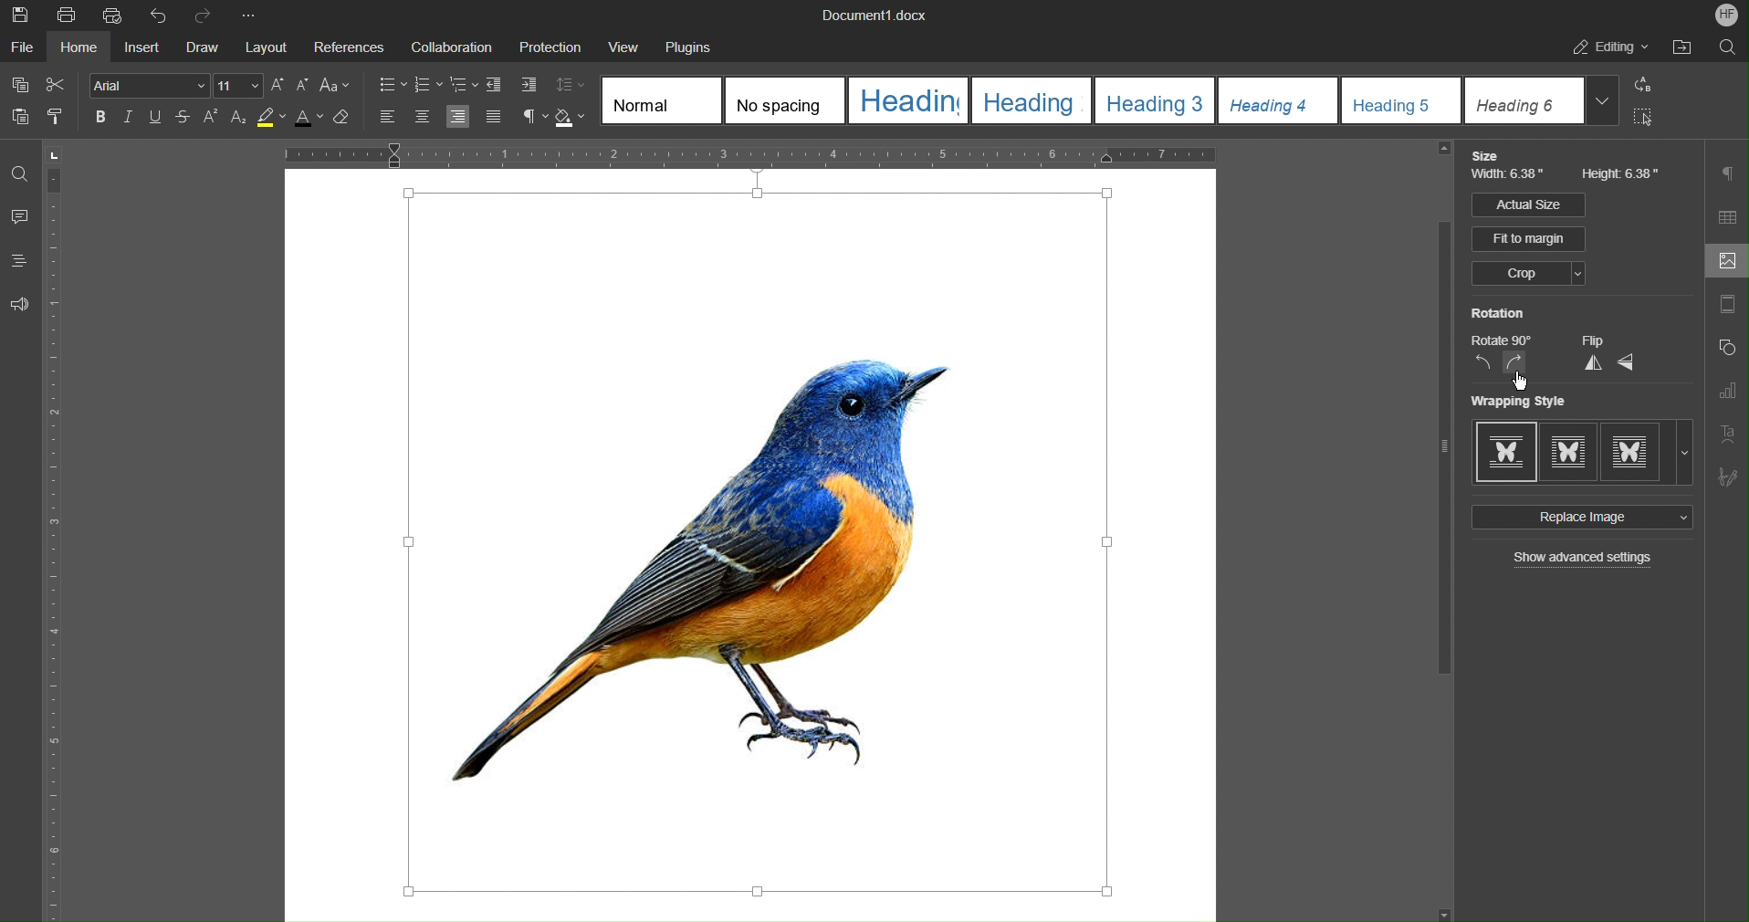 The height and width of the screenshot is (922, 1749). Describe the element at coordinates (1401, 99) in the screenshot. I see `Heading 5` at that location.